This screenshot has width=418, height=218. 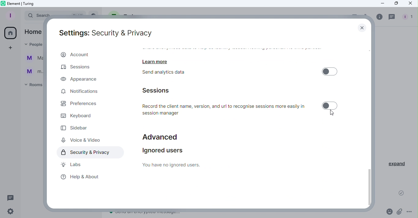 I want to click on Sidebar, so click(x=76, y=128).